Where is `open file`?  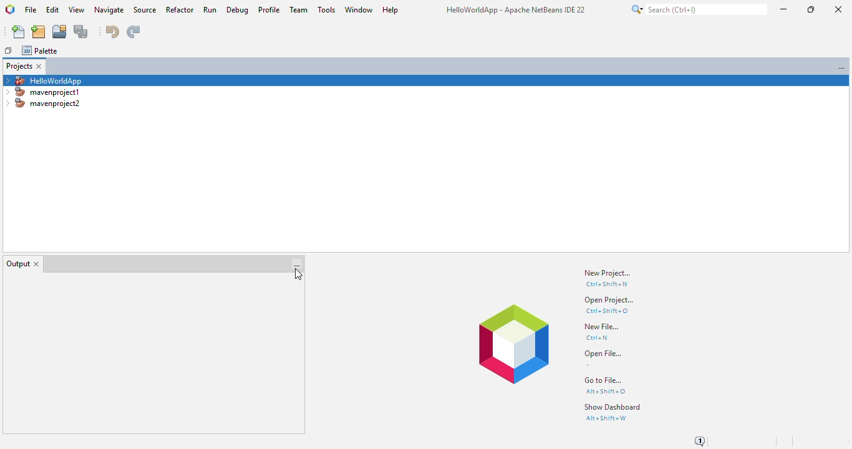 open file is located at coordinates (603, 354).